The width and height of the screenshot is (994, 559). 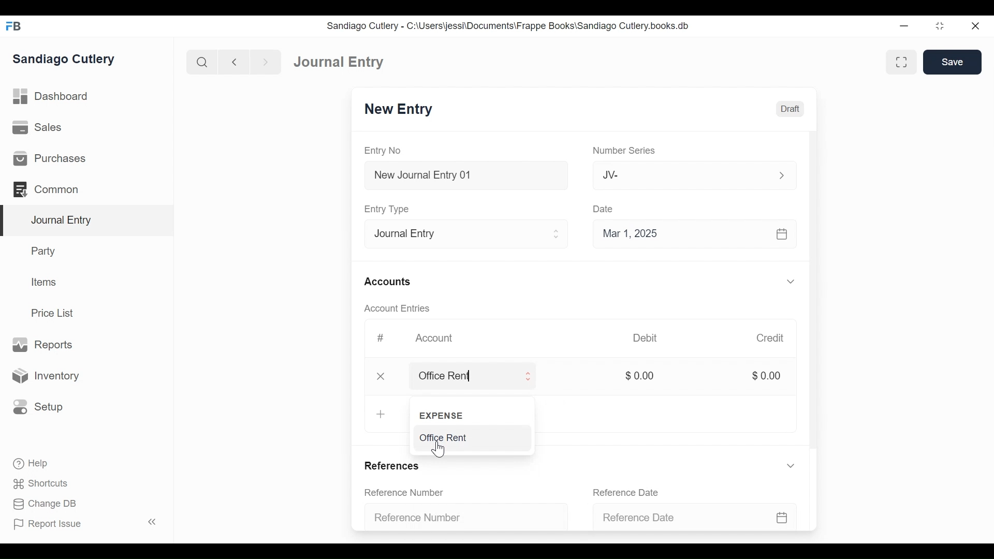 What do you see at coordinates (695, 233) in the screenshot?
I see `Mar 1, 2025` at bounding box center [695, 233].